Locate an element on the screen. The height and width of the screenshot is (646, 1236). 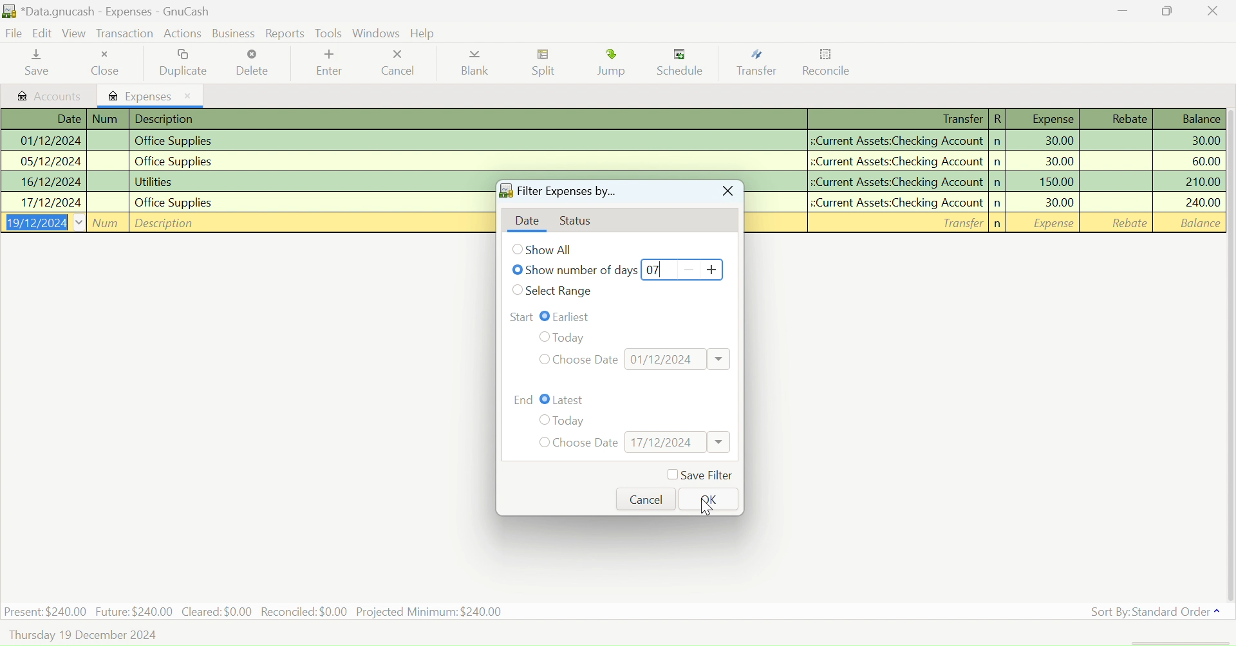
Sort By: Standard Order is located at coordinates (1152, 612).